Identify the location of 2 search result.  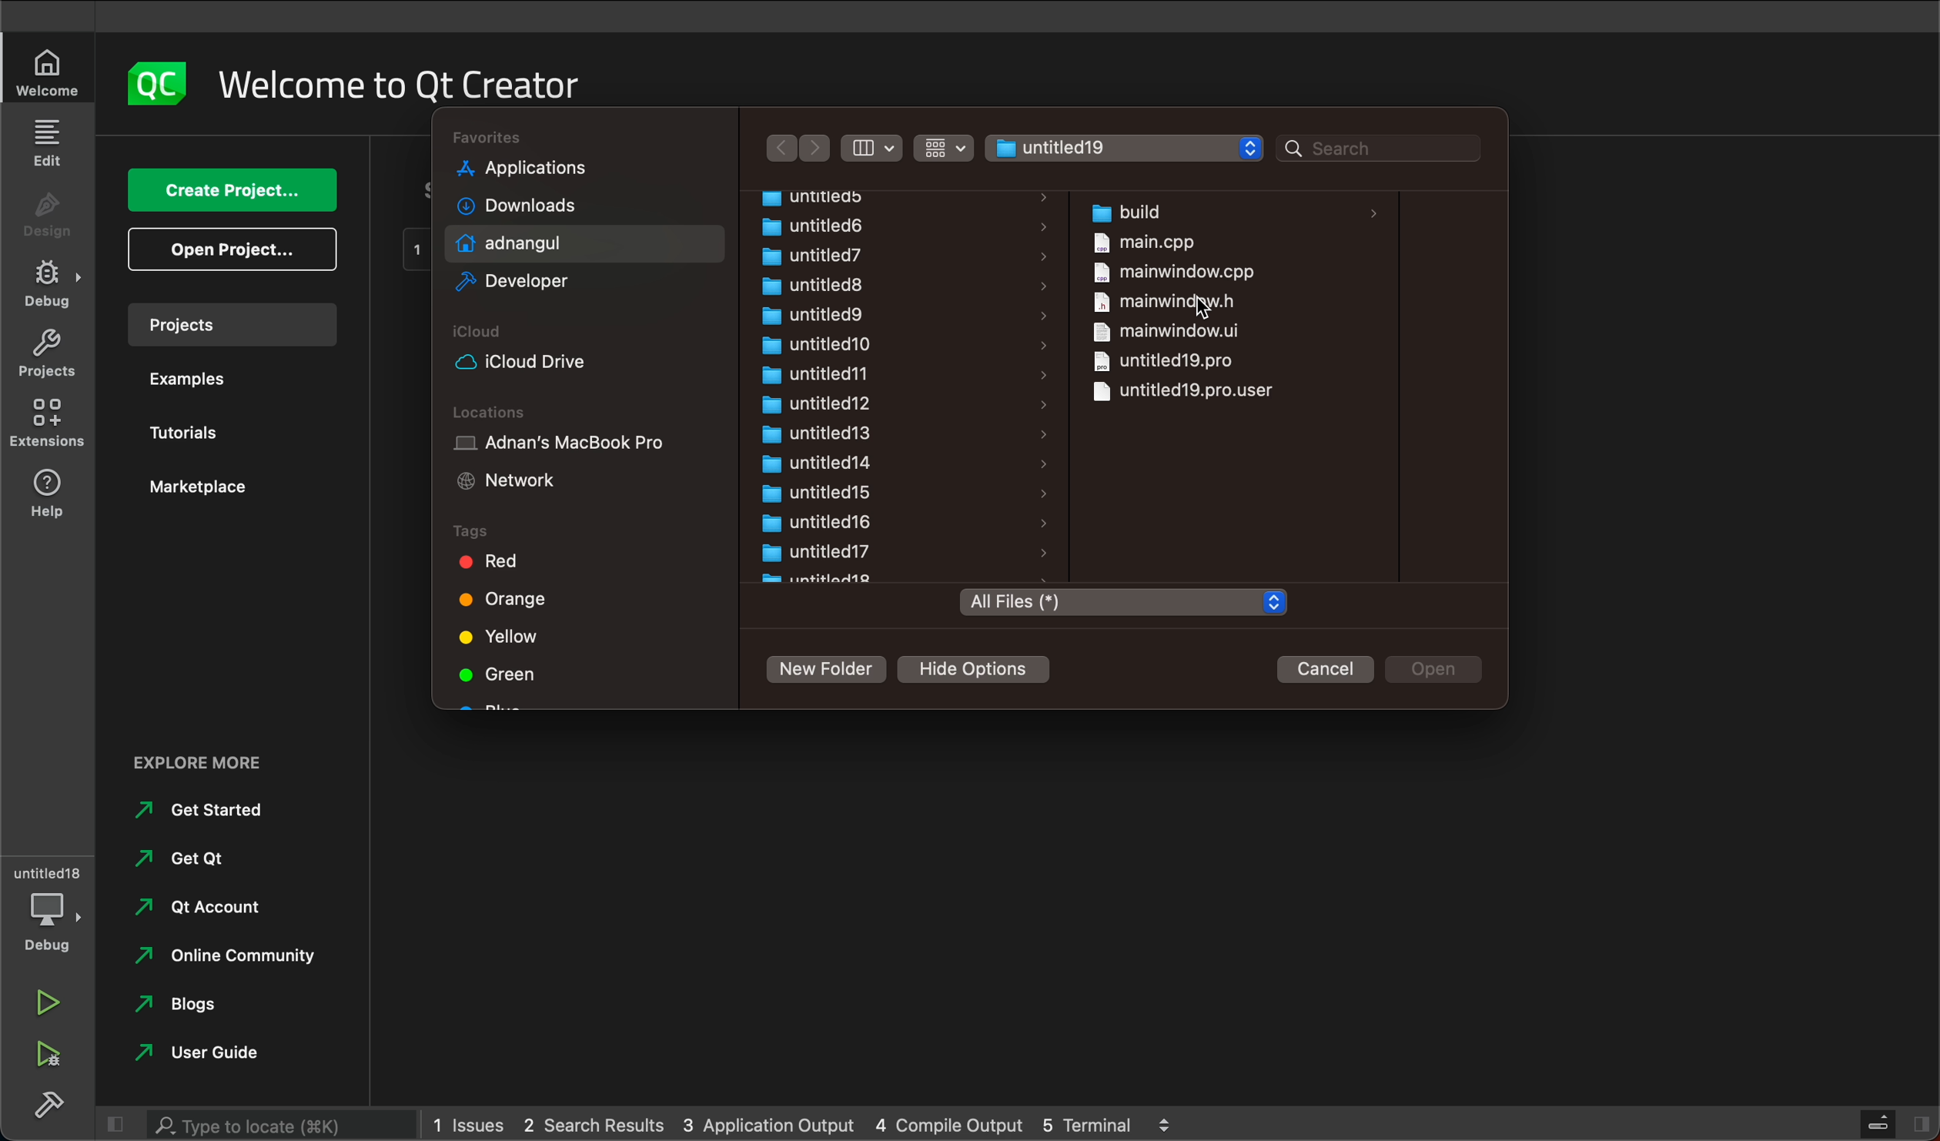
(600, 1126).